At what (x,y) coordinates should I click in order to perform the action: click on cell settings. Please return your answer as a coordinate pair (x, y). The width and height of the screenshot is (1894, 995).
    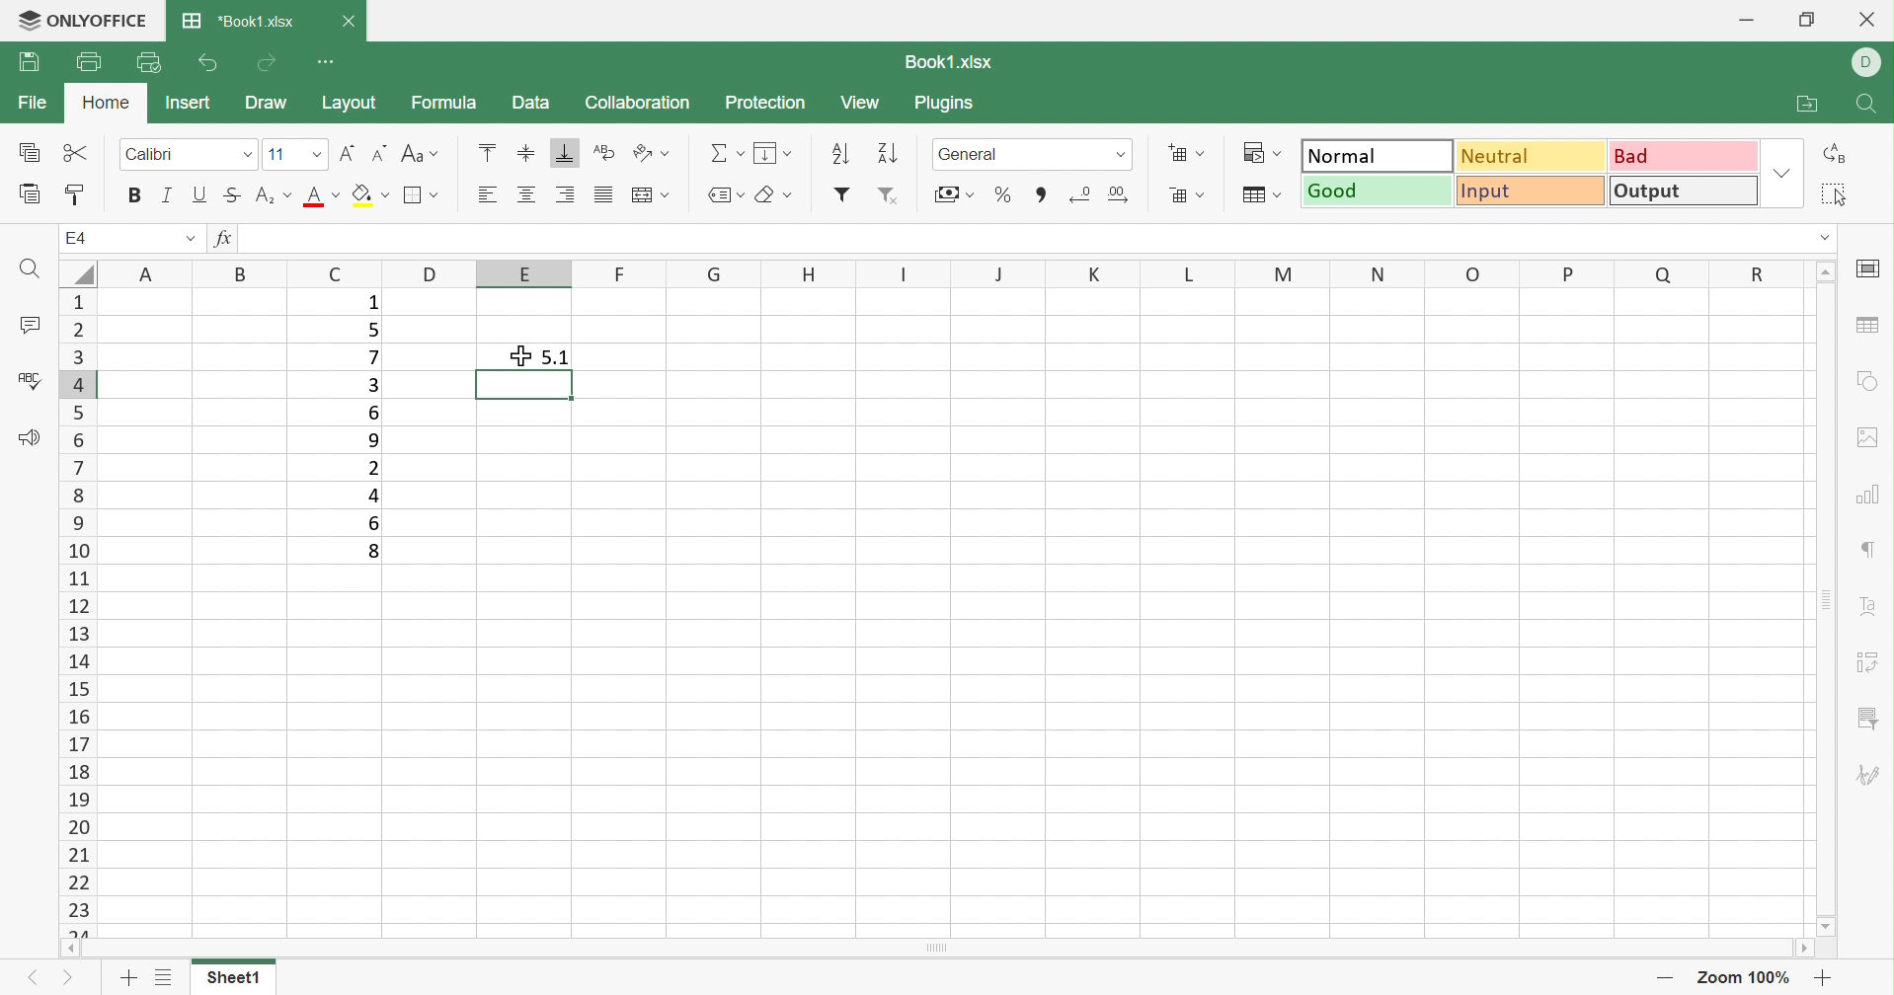
    Looking at the image, I should click on (1871, 269).